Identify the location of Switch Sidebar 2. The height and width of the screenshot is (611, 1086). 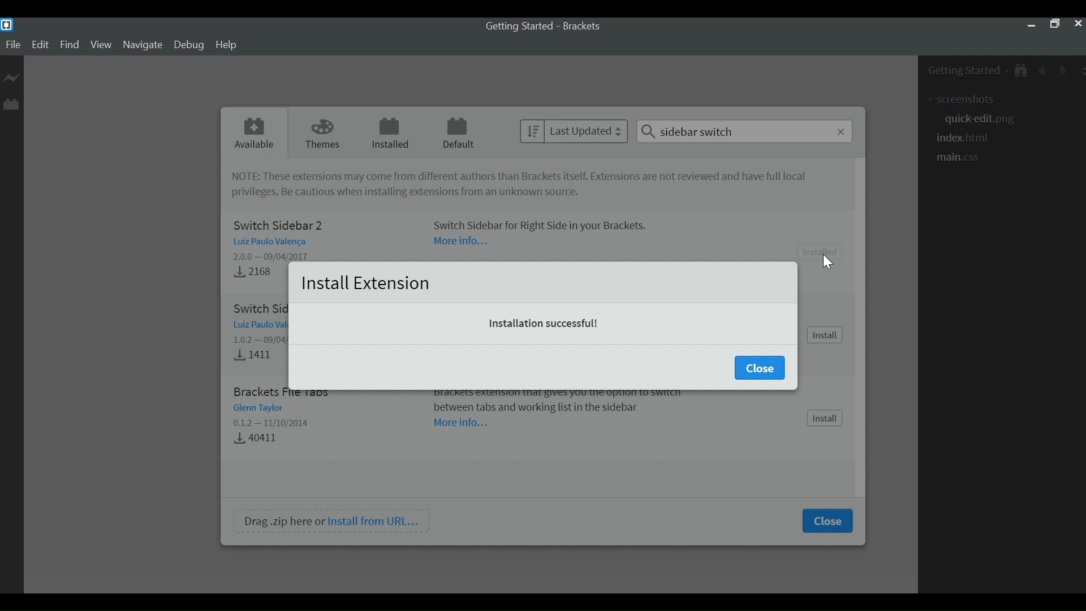
(284, 224).